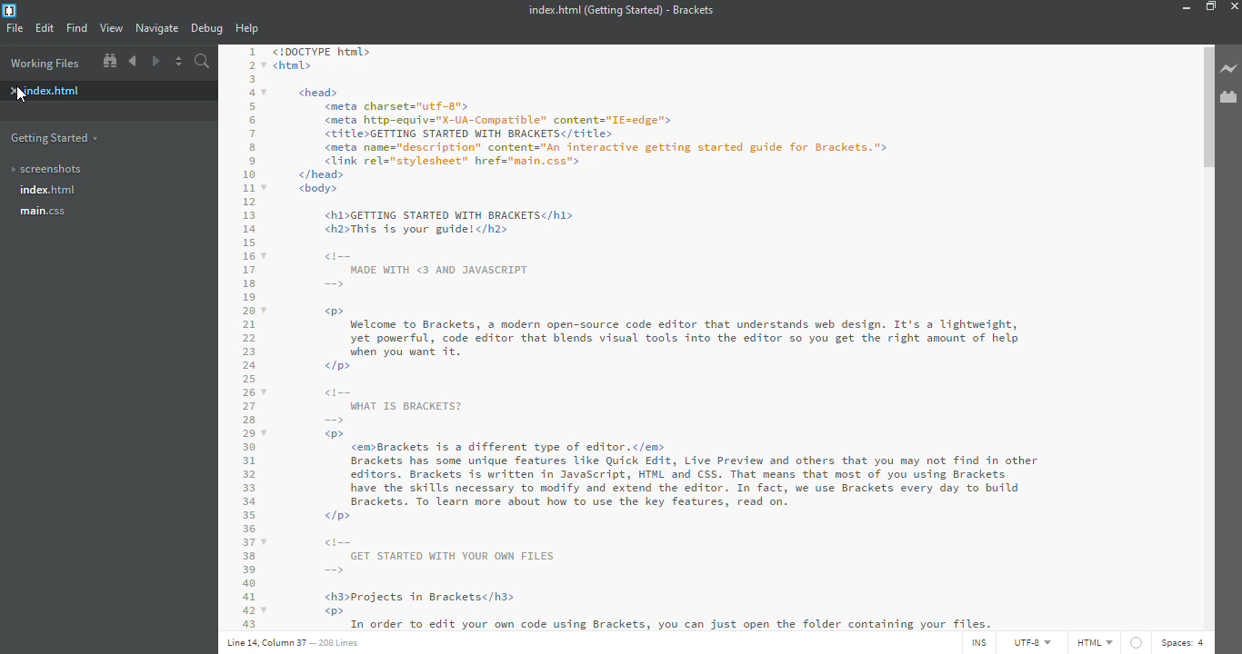 The image size is (1242, 654). Describe the element at coordinates (79, 28) in the screenshot. I see `find` at that location.